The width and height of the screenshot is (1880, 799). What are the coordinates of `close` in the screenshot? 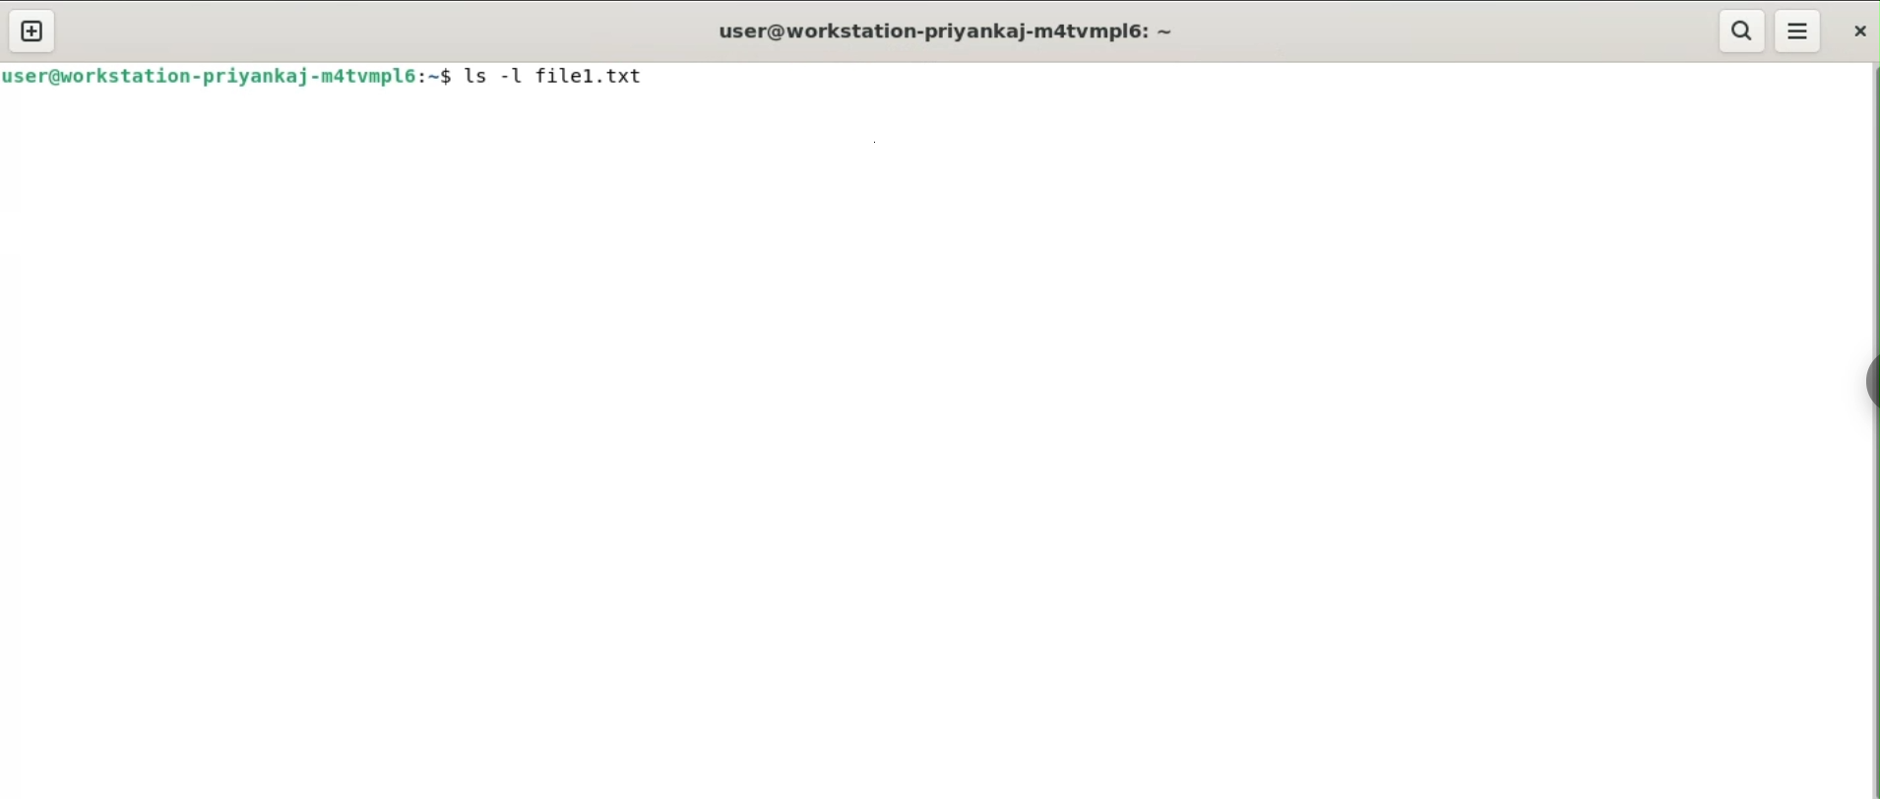 It's located at (1862, 31).